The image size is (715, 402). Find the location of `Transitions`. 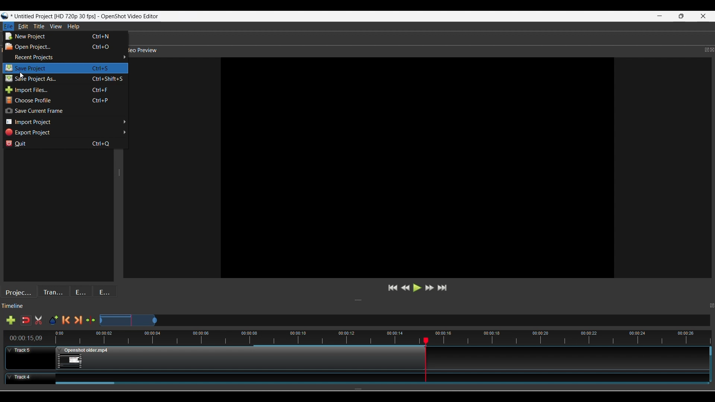

Transitions is located at coordinates (53, 291).